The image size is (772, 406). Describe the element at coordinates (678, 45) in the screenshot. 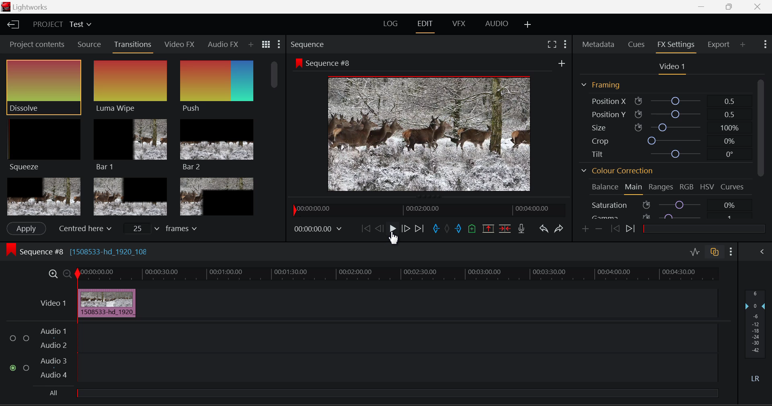

I see `FX Settings Open` at that location.